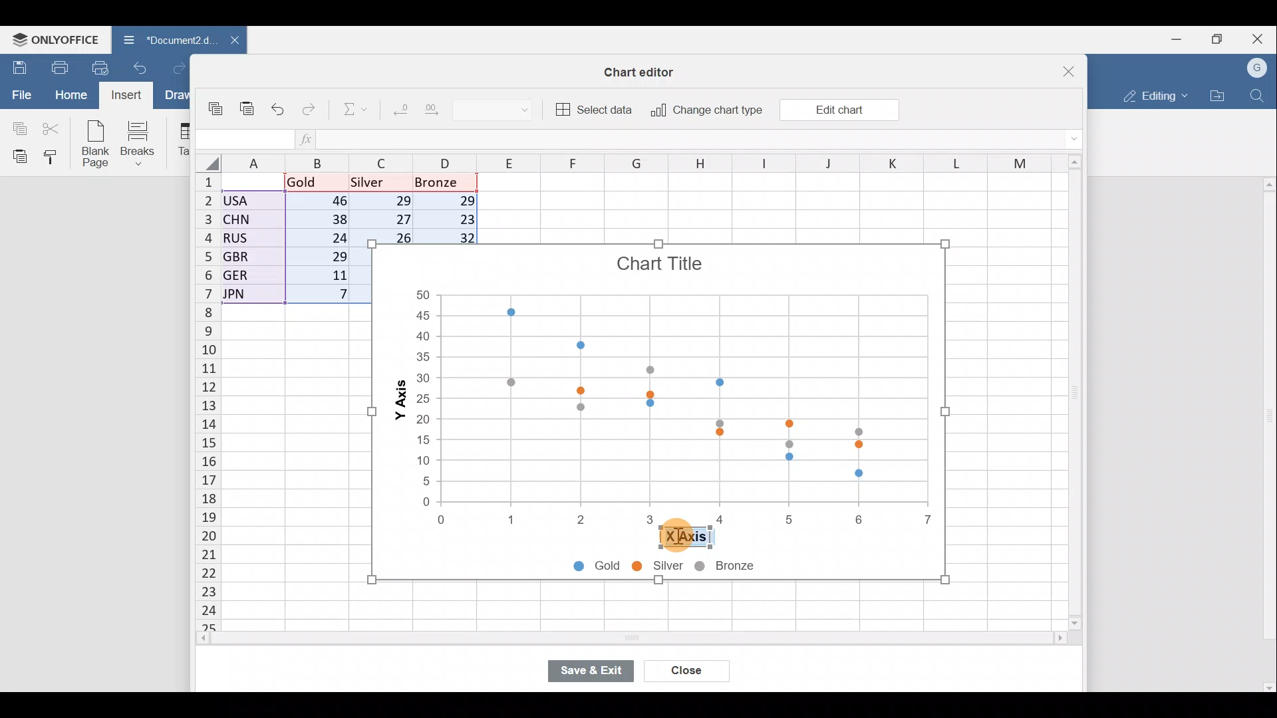 The height and width of the screenshot is (718, 1277). What do you see at coordinates (279, 107) in the screenshot?
I see `Undo` at bounding box center [279, 107].